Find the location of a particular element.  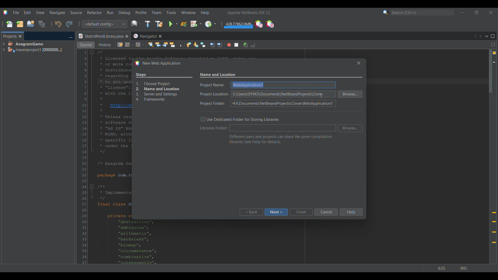

Redo is located at coordinates (69, 24).